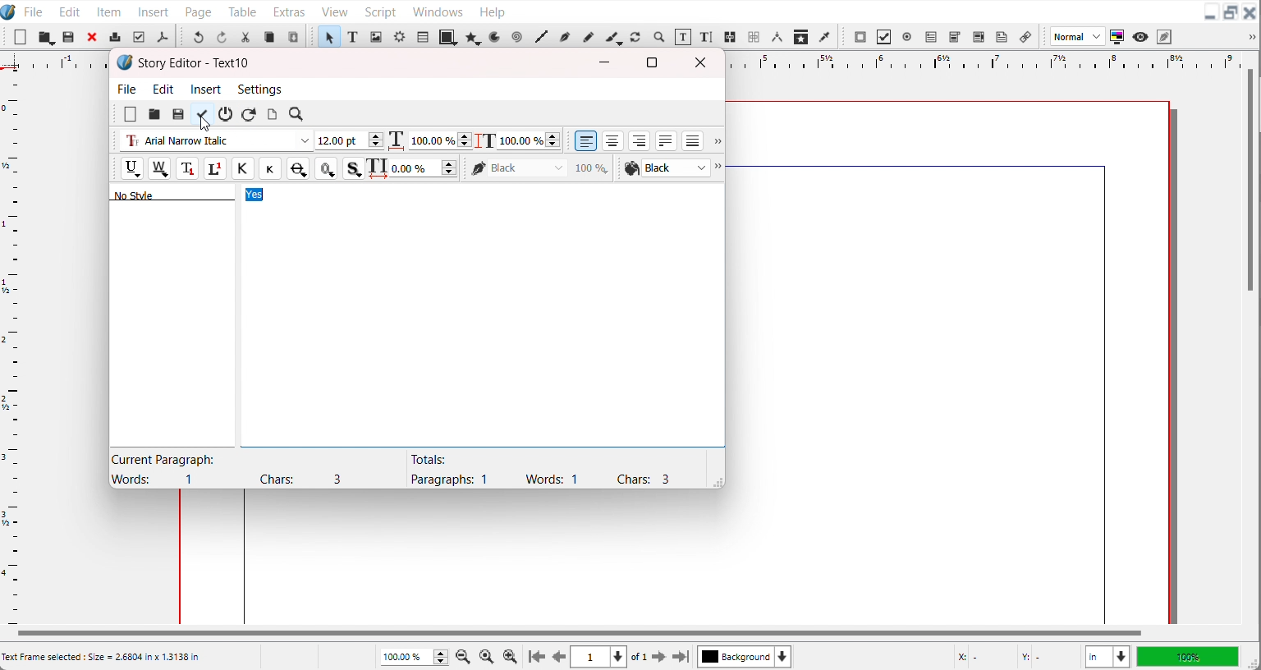 The image size is (1261, 670). I want to click on Freehand line, so click(587, 36).